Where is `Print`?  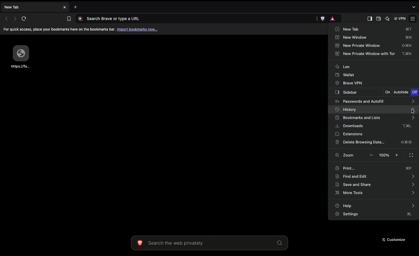 Print is located at coordinates (370, 168).